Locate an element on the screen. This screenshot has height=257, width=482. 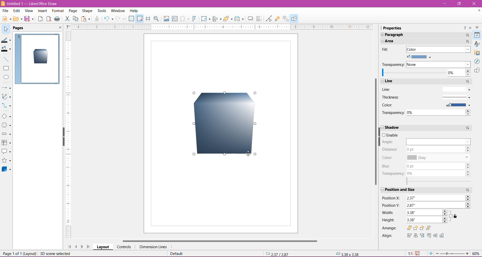
Window is located at coordinates (117, 11).